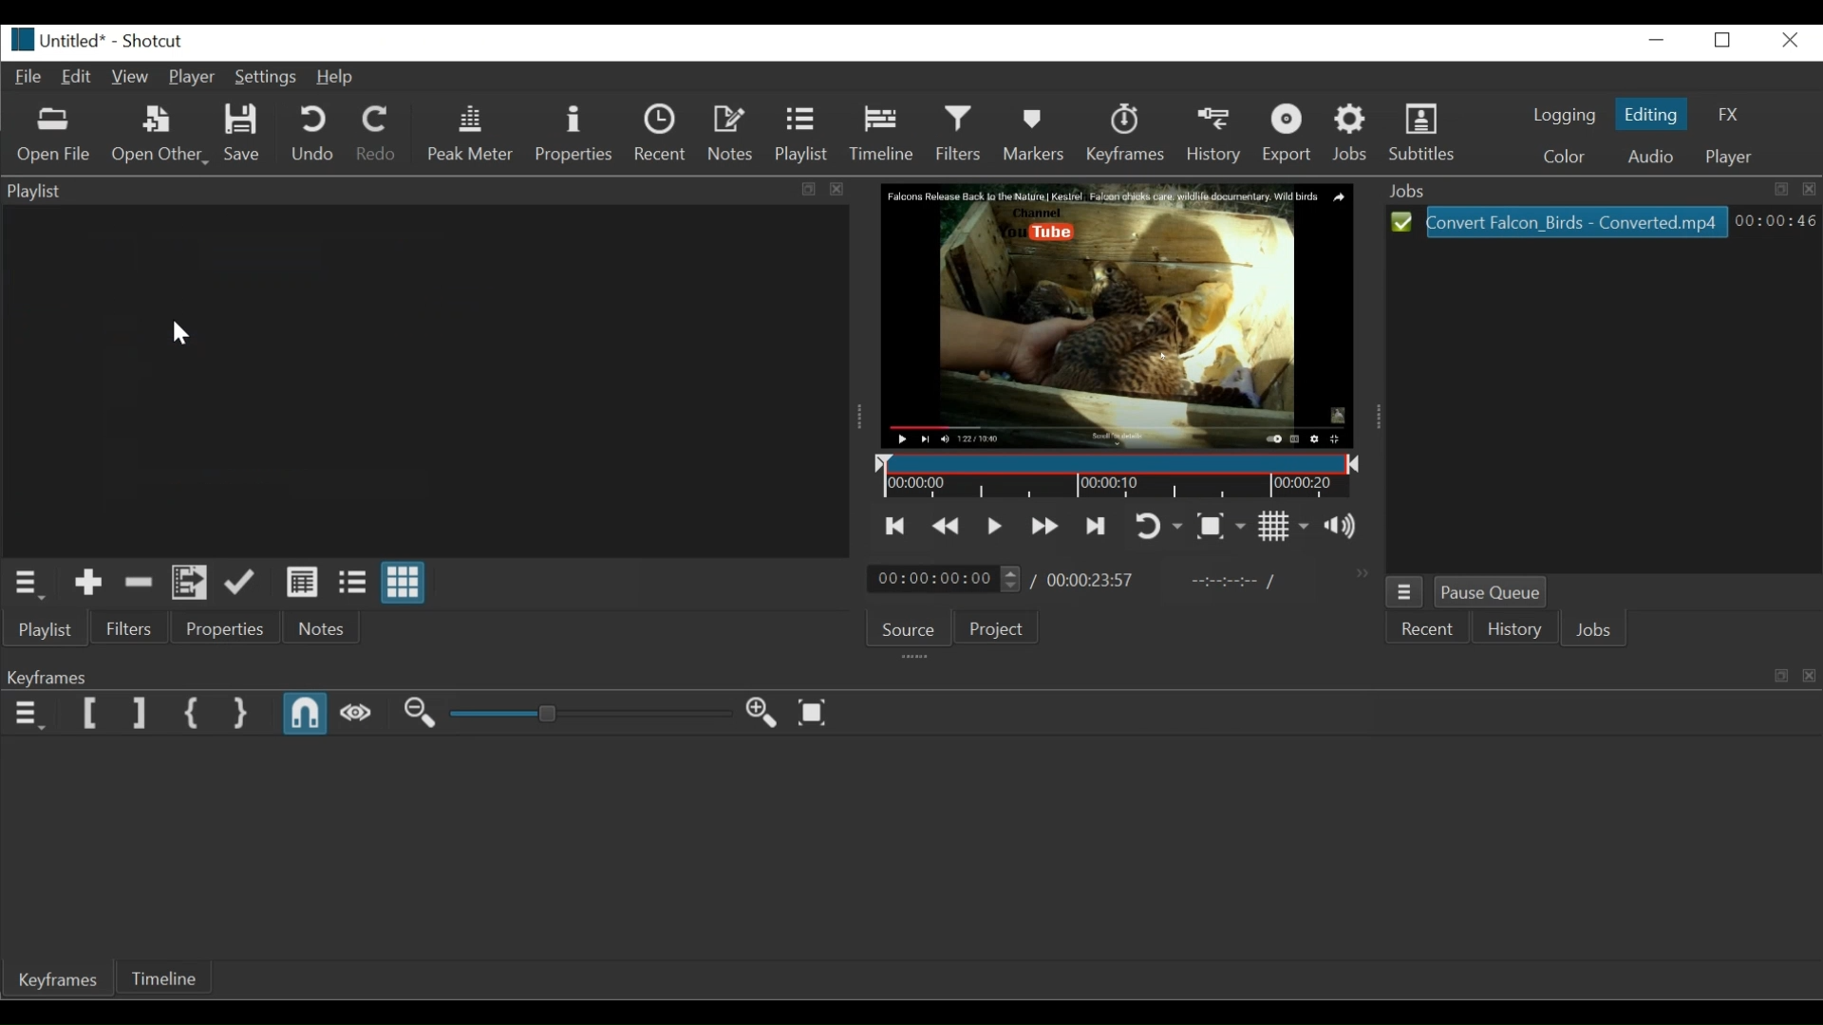 The height and width of the screenshot is (1025, 1823). Describe the element at coordinates (227, 629) in the screenshot. I see `Properties` at that location.